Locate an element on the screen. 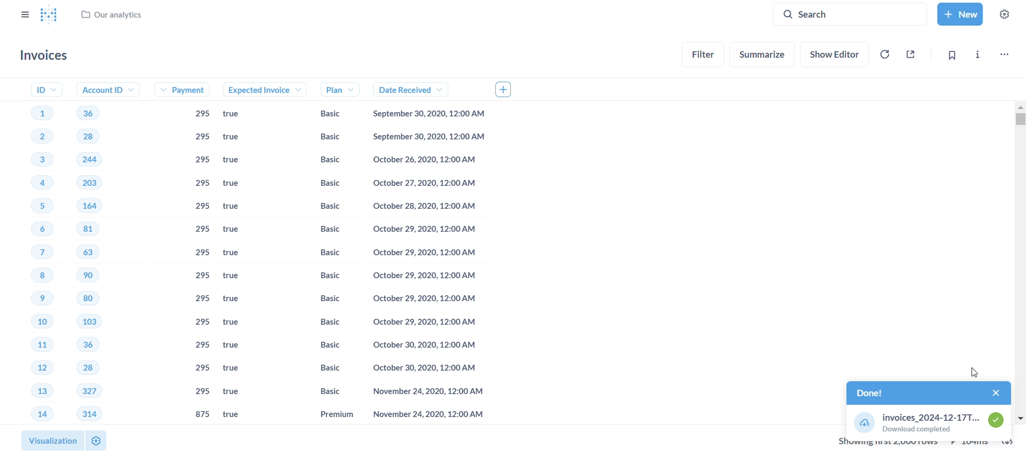 This screenshot has width=1026, height=456. true is located at coordinates (238, 137).